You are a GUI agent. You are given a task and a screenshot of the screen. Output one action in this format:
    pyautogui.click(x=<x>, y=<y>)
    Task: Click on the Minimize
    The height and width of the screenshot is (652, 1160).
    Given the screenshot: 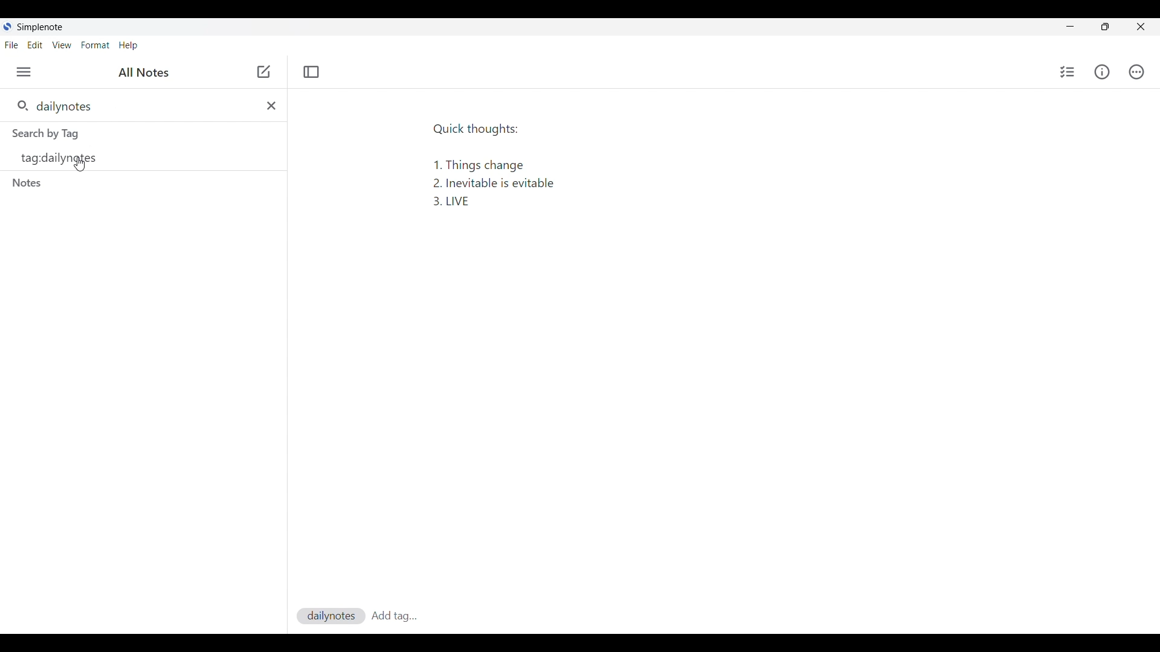 What is the action you would take?
    pyautogui.click(x=1070, y=26)
    